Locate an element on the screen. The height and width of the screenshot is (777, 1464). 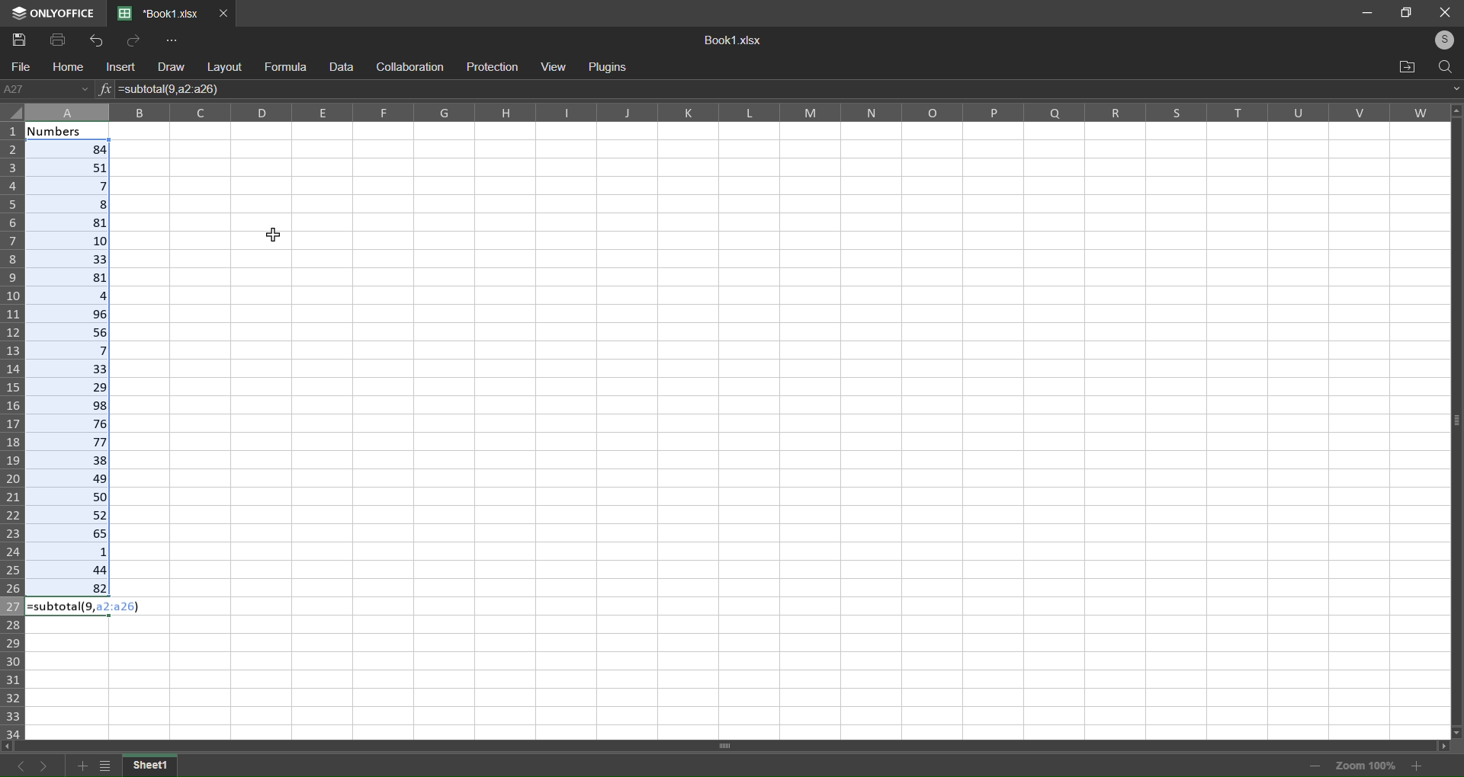
home is located at coordinates (67, 66).